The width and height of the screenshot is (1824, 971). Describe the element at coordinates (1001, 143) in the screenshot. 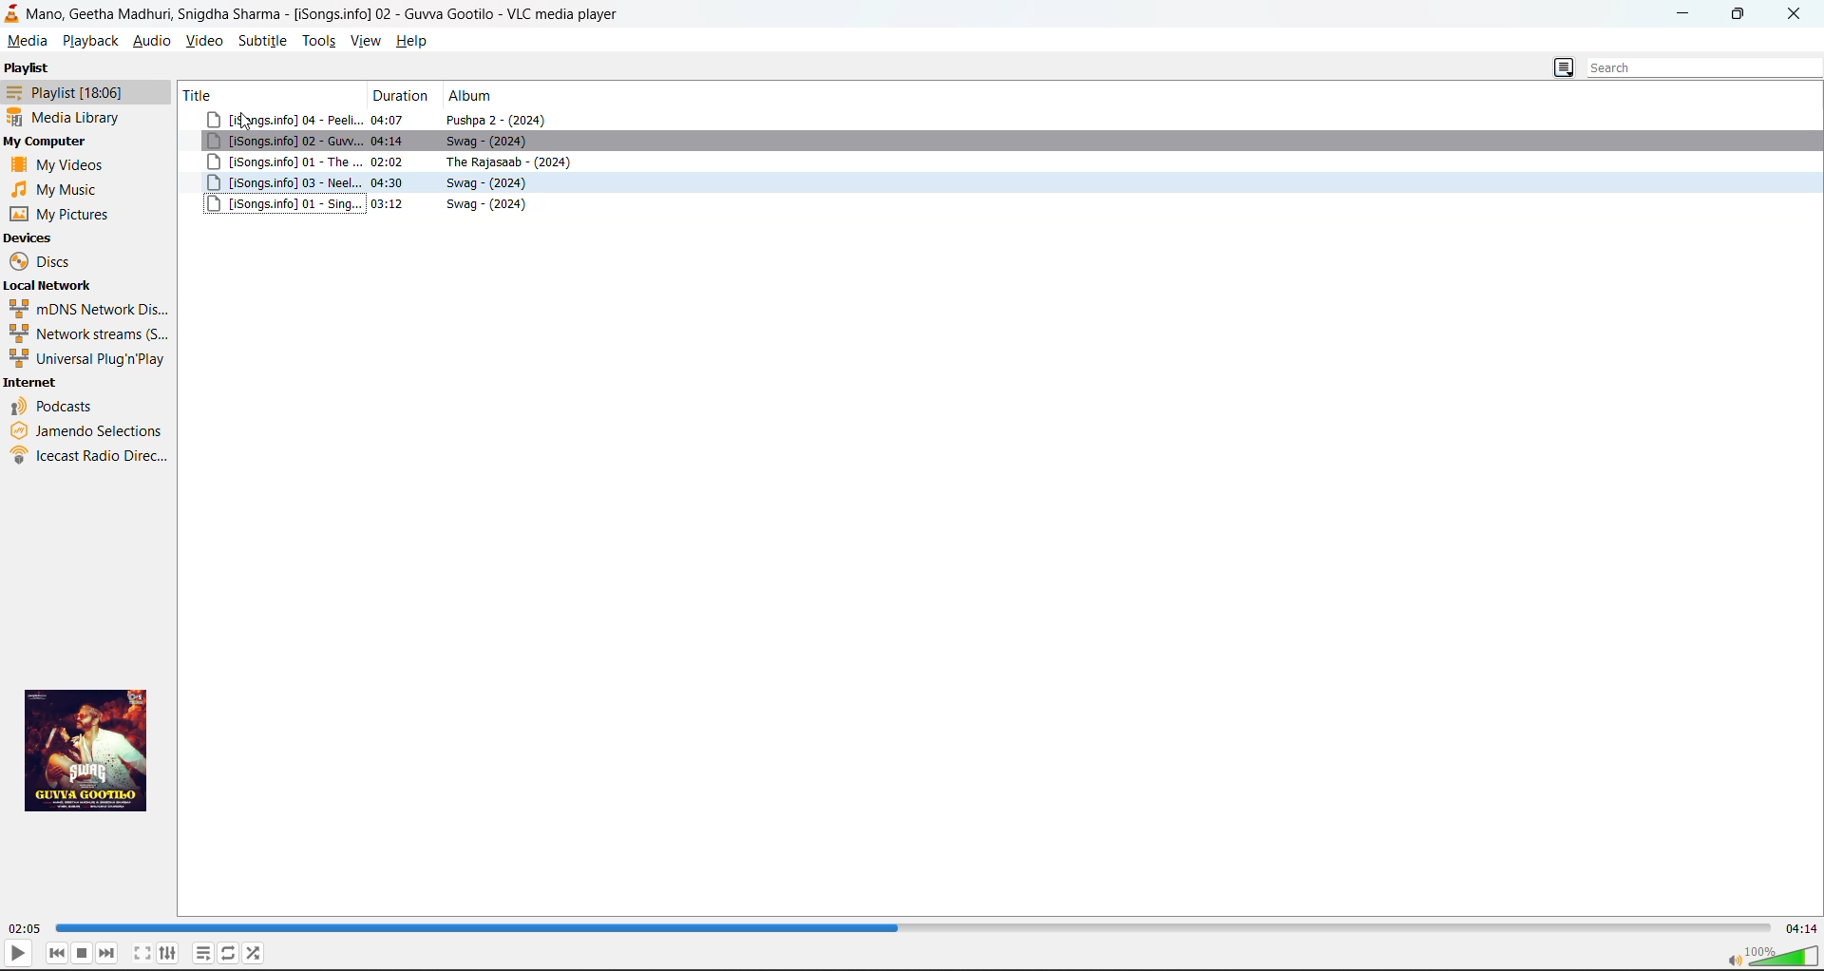

I see `song` at that location.